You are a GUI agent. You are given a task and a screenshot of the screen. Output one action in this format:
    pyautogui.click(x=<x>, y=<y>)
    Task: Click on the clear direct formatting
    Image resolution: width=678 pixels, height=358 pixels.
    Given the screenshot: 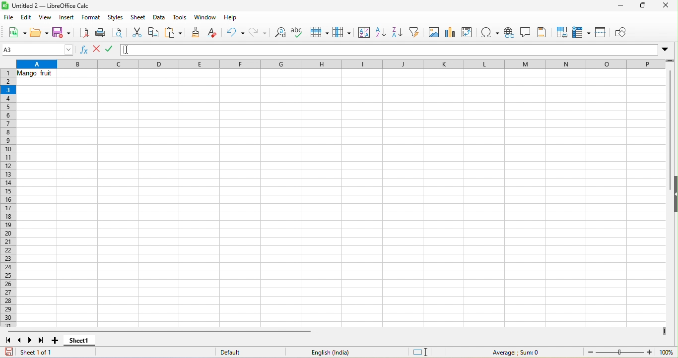 What is the action you would take?
    pyautogui.click(x=213, y=34)
    